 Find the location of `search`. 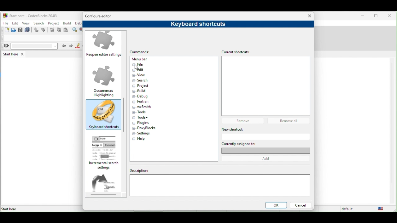

search is located at coordinates (38, 23).